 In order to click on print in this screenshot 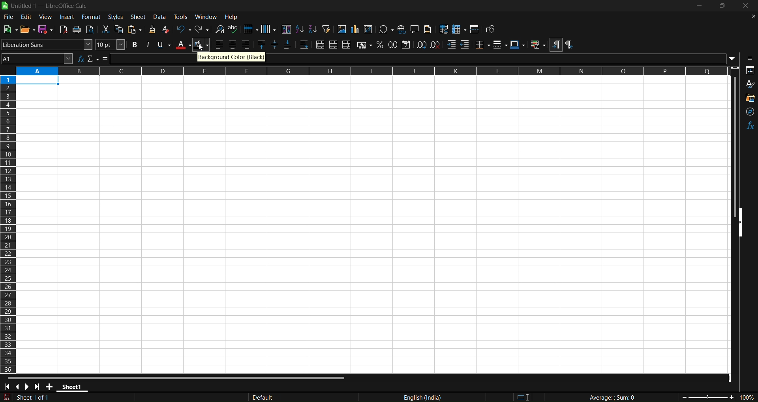, I will do `click(77, 30)`.